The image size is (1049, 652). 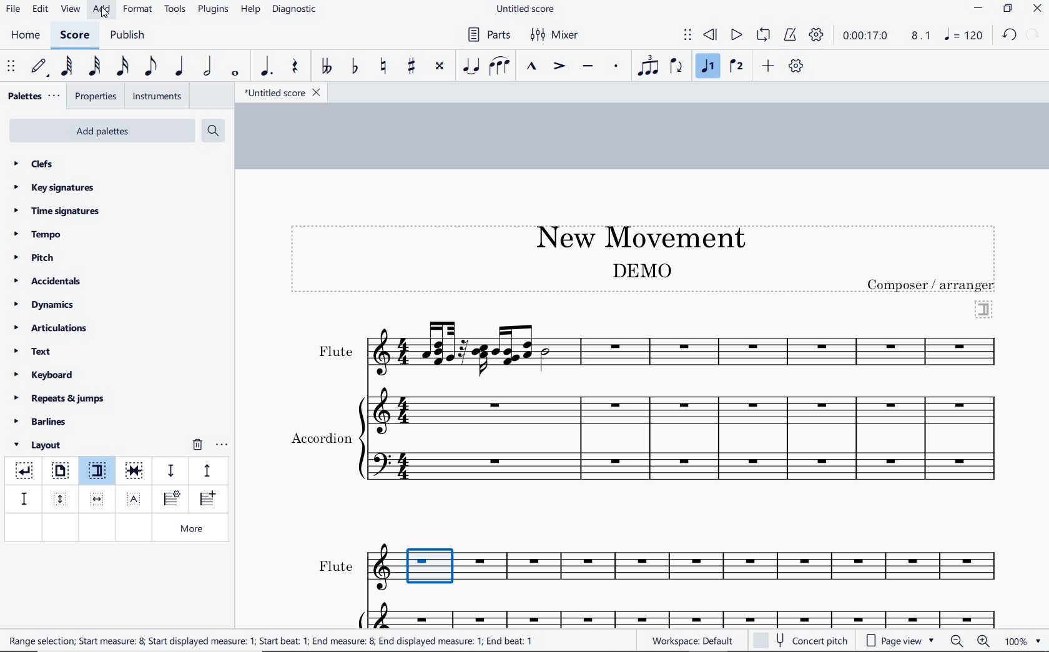 What do you see at coordinates (689, 568) in the screenshot?
I see `FL` at bounding box center [689, 568].